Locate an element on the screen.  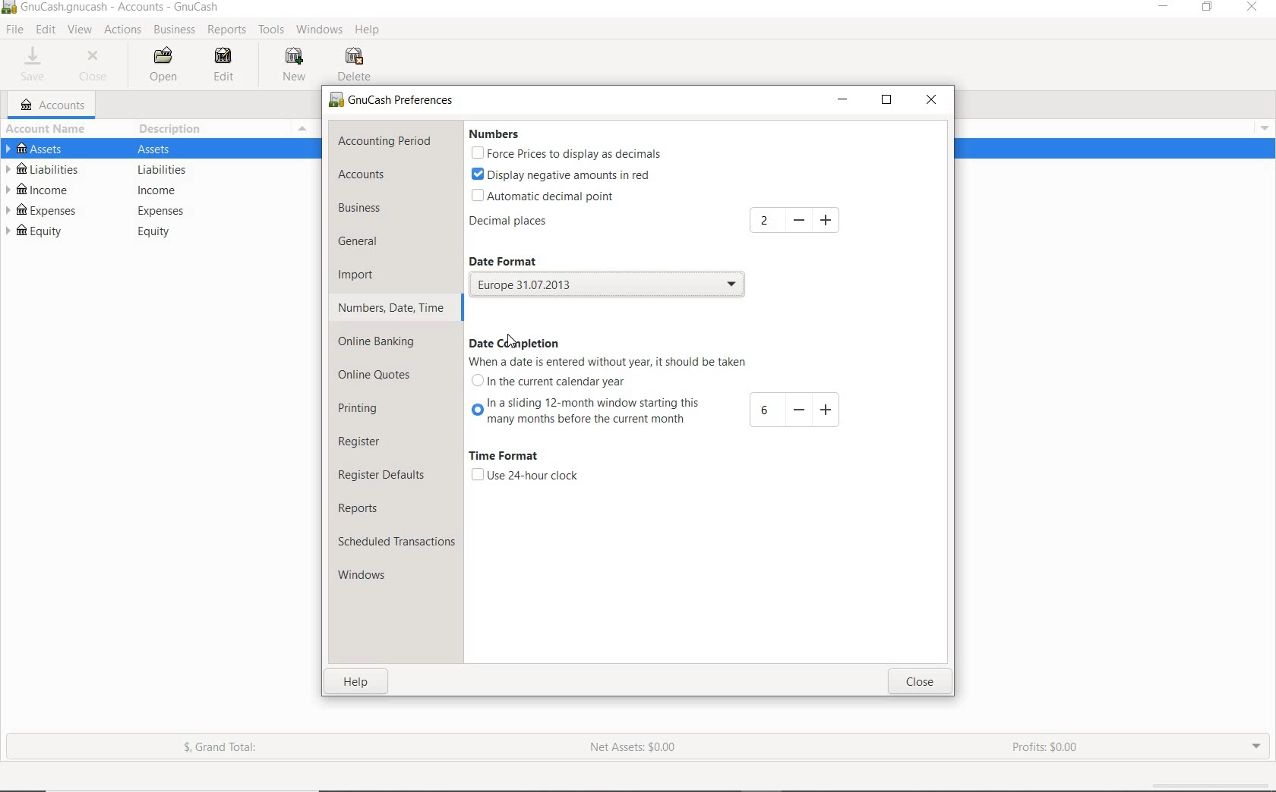
PROFIT is located at coordinates (1047, 748).